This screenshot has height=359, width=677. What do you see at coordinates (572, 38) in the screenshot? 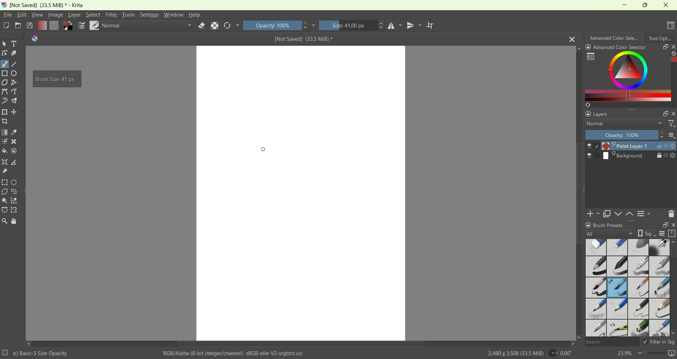
I see `close` at bounding box center [572, 38].